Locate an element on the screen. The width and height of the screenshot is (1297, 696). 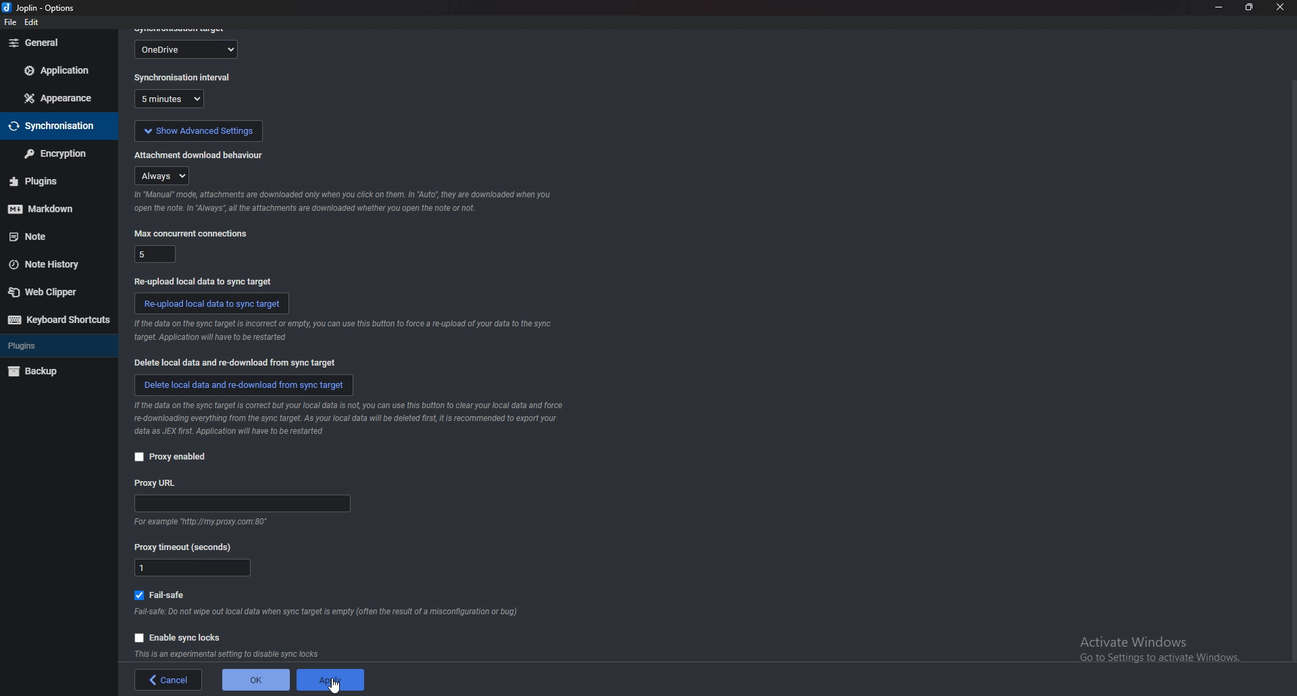
scroll bar is located at coordinates (1292, 372).